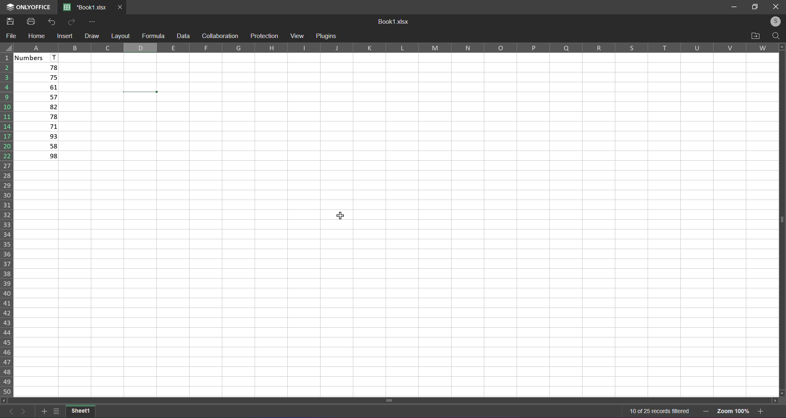 The height and width of the screenshot is (418, 786). What do you see at coordinates (120, 36) in the screenshot?
I see `layout` at bounding box center [120, 36].